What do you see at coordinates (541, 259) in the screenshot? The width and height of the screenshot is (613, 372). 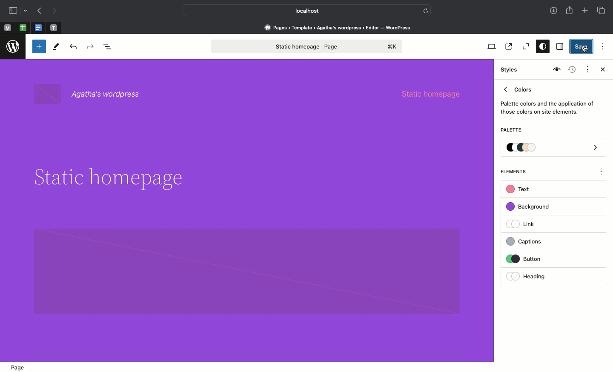 I see `Clicking on button` at bounding box center [541, 259].